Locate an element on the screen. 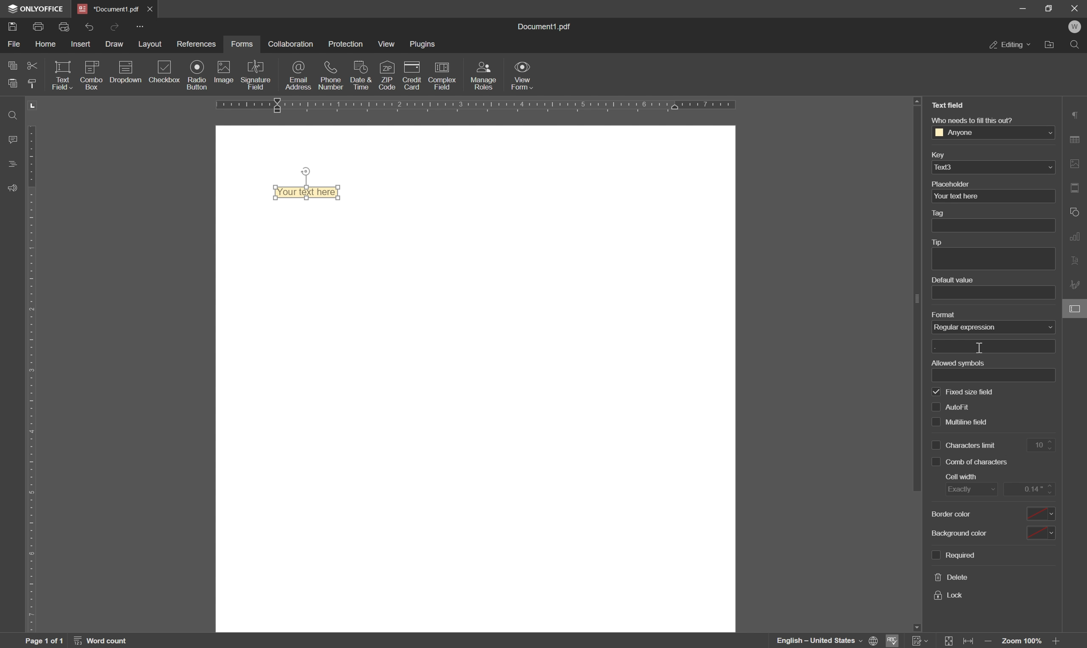 This screenshot has width=1087, height=648. page 1 of 1 is located at coordinates (45, 641).